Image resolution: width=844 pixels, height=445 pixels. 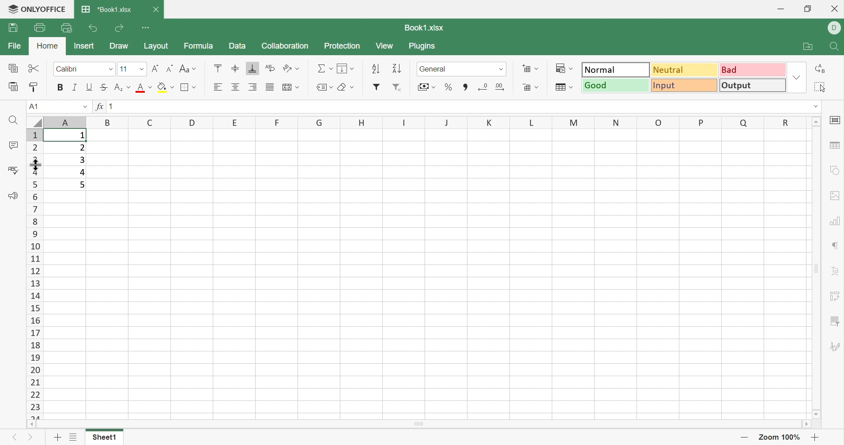 What do you see at coordinates (83, 161) in the screenshot?
I see `3` at bounding box center [83, 161].